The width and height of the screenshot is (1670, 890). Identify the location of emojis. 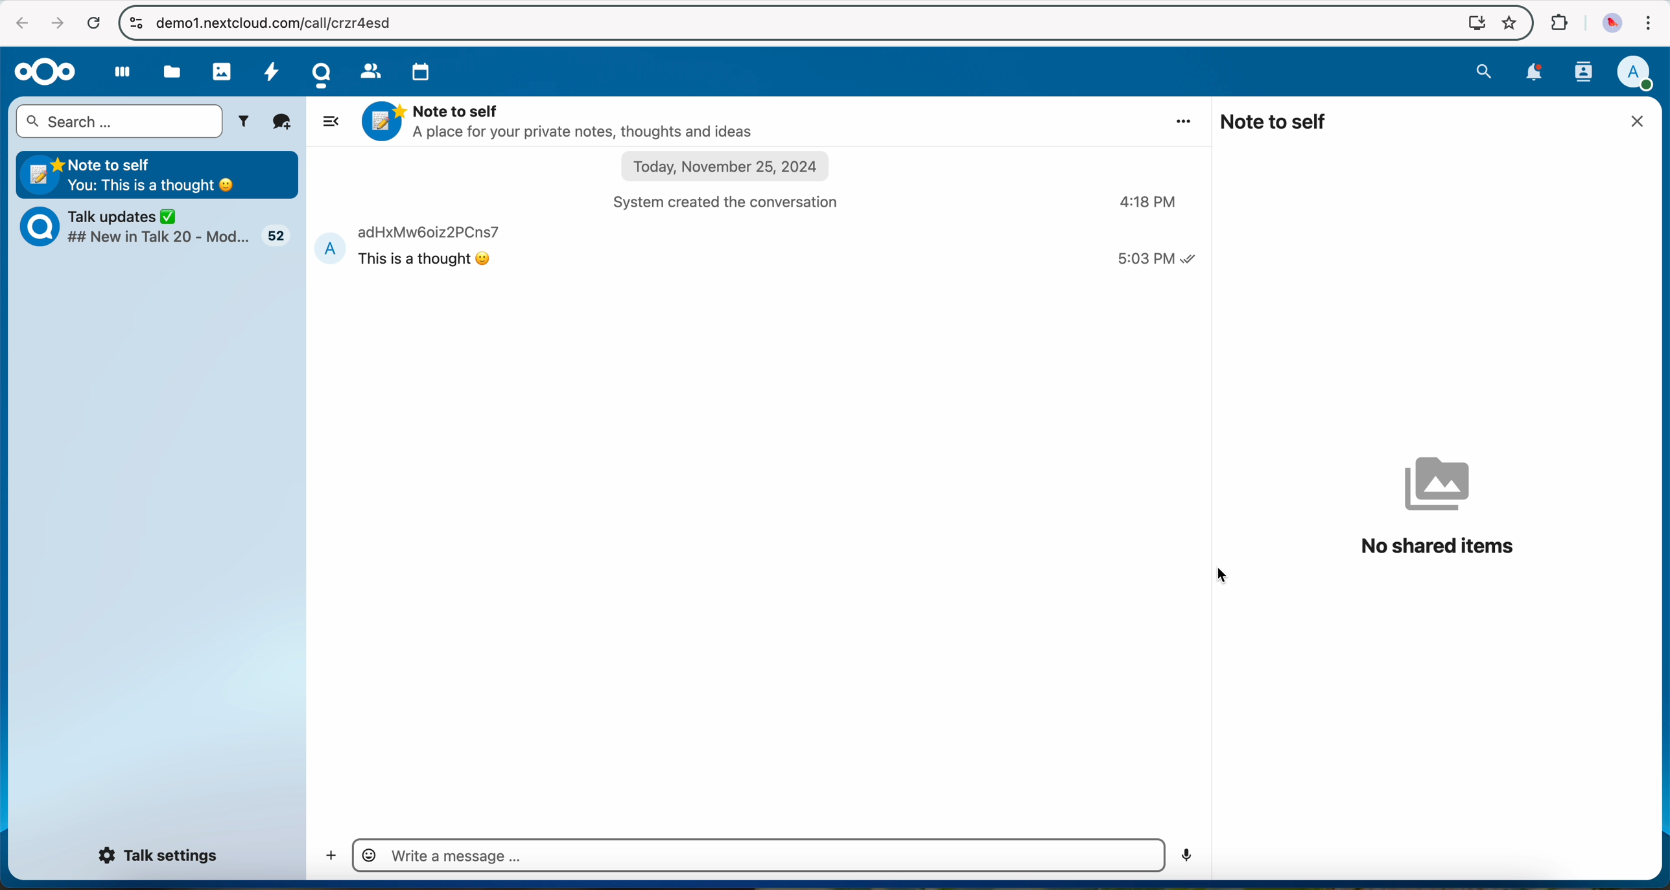
(368, 854).